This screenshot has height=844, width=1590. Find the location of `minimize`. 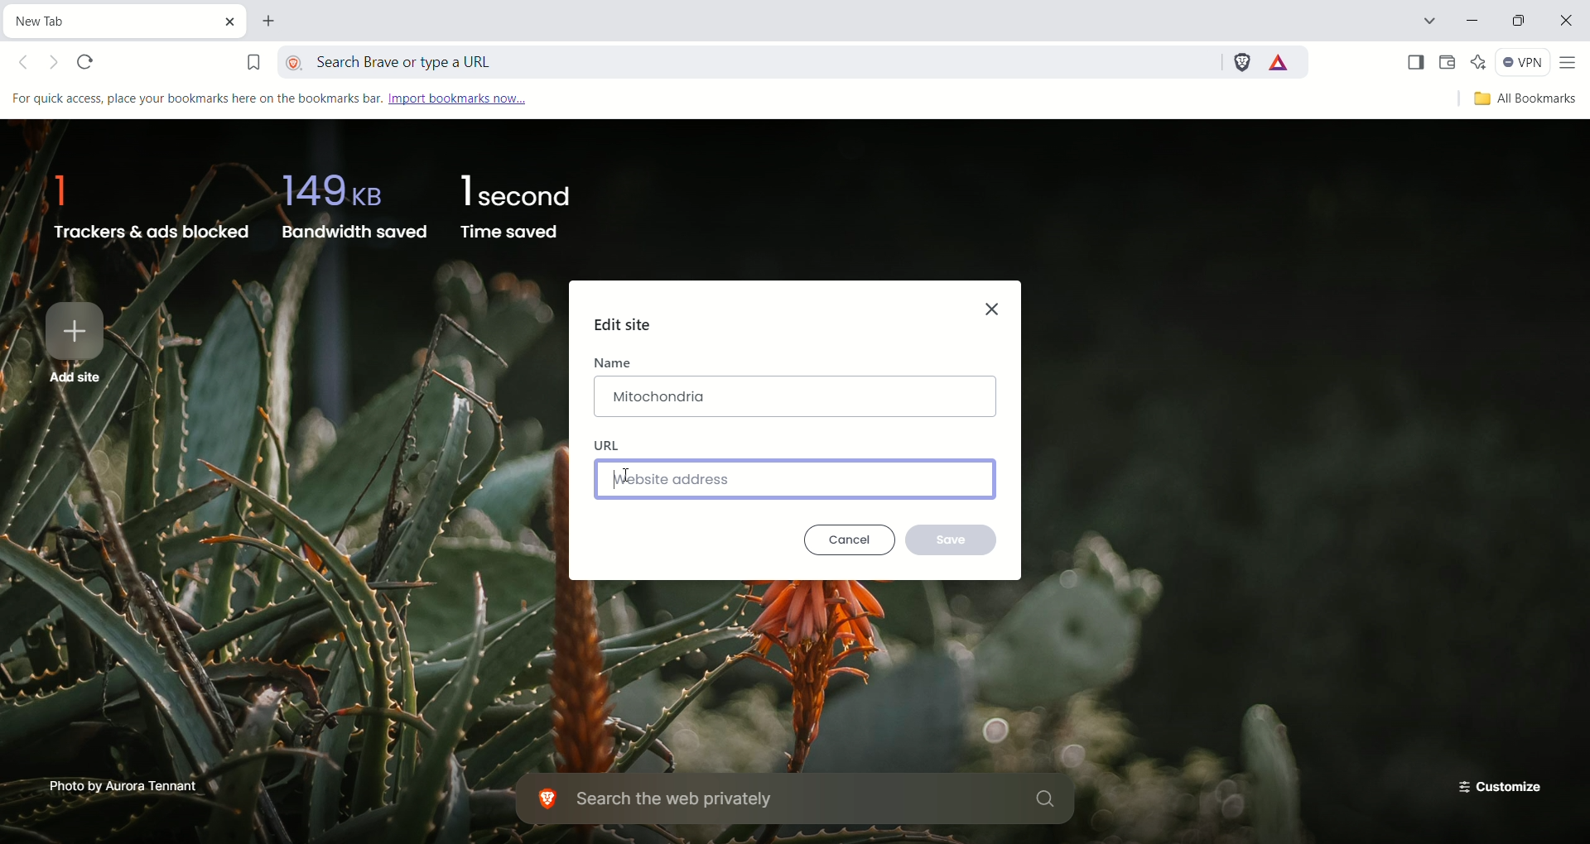

minimize is located at coordinates (1475, 22).